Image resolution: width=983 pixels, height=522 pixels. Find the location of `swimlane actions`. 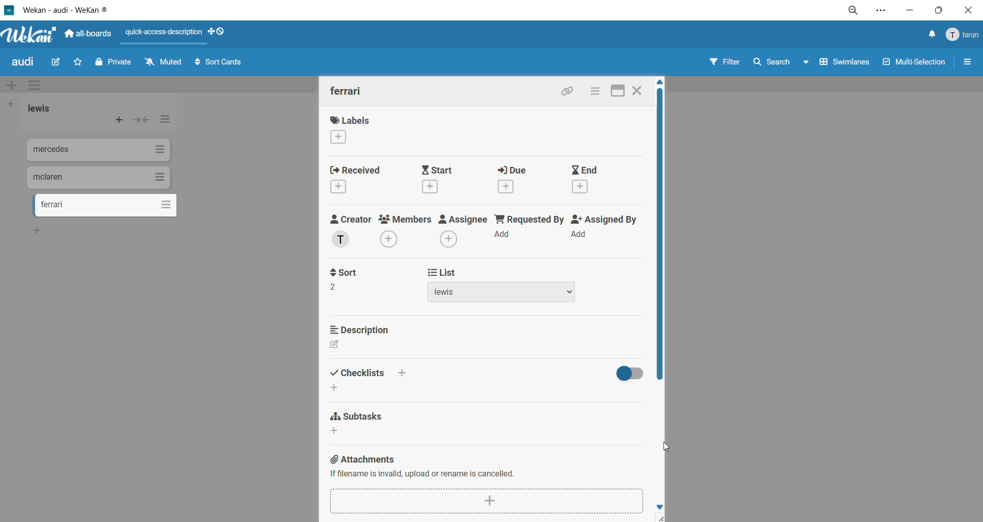

swimlane actions is located at coordinates (37, 86).